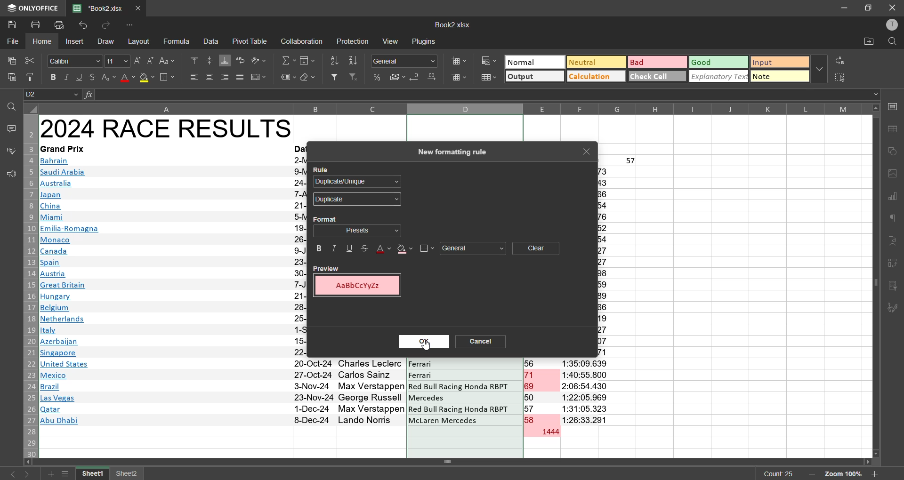  I want to click on named ranges, so click(288, 78).